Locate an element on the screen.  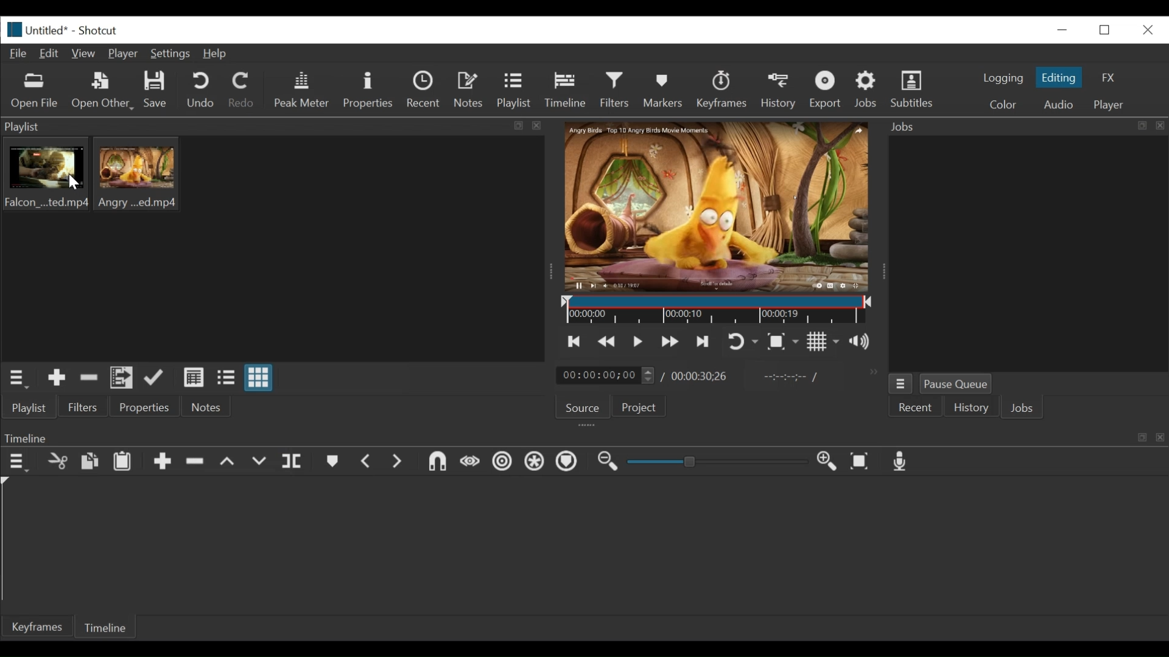
Audio is located at coordinates (1058, 105).